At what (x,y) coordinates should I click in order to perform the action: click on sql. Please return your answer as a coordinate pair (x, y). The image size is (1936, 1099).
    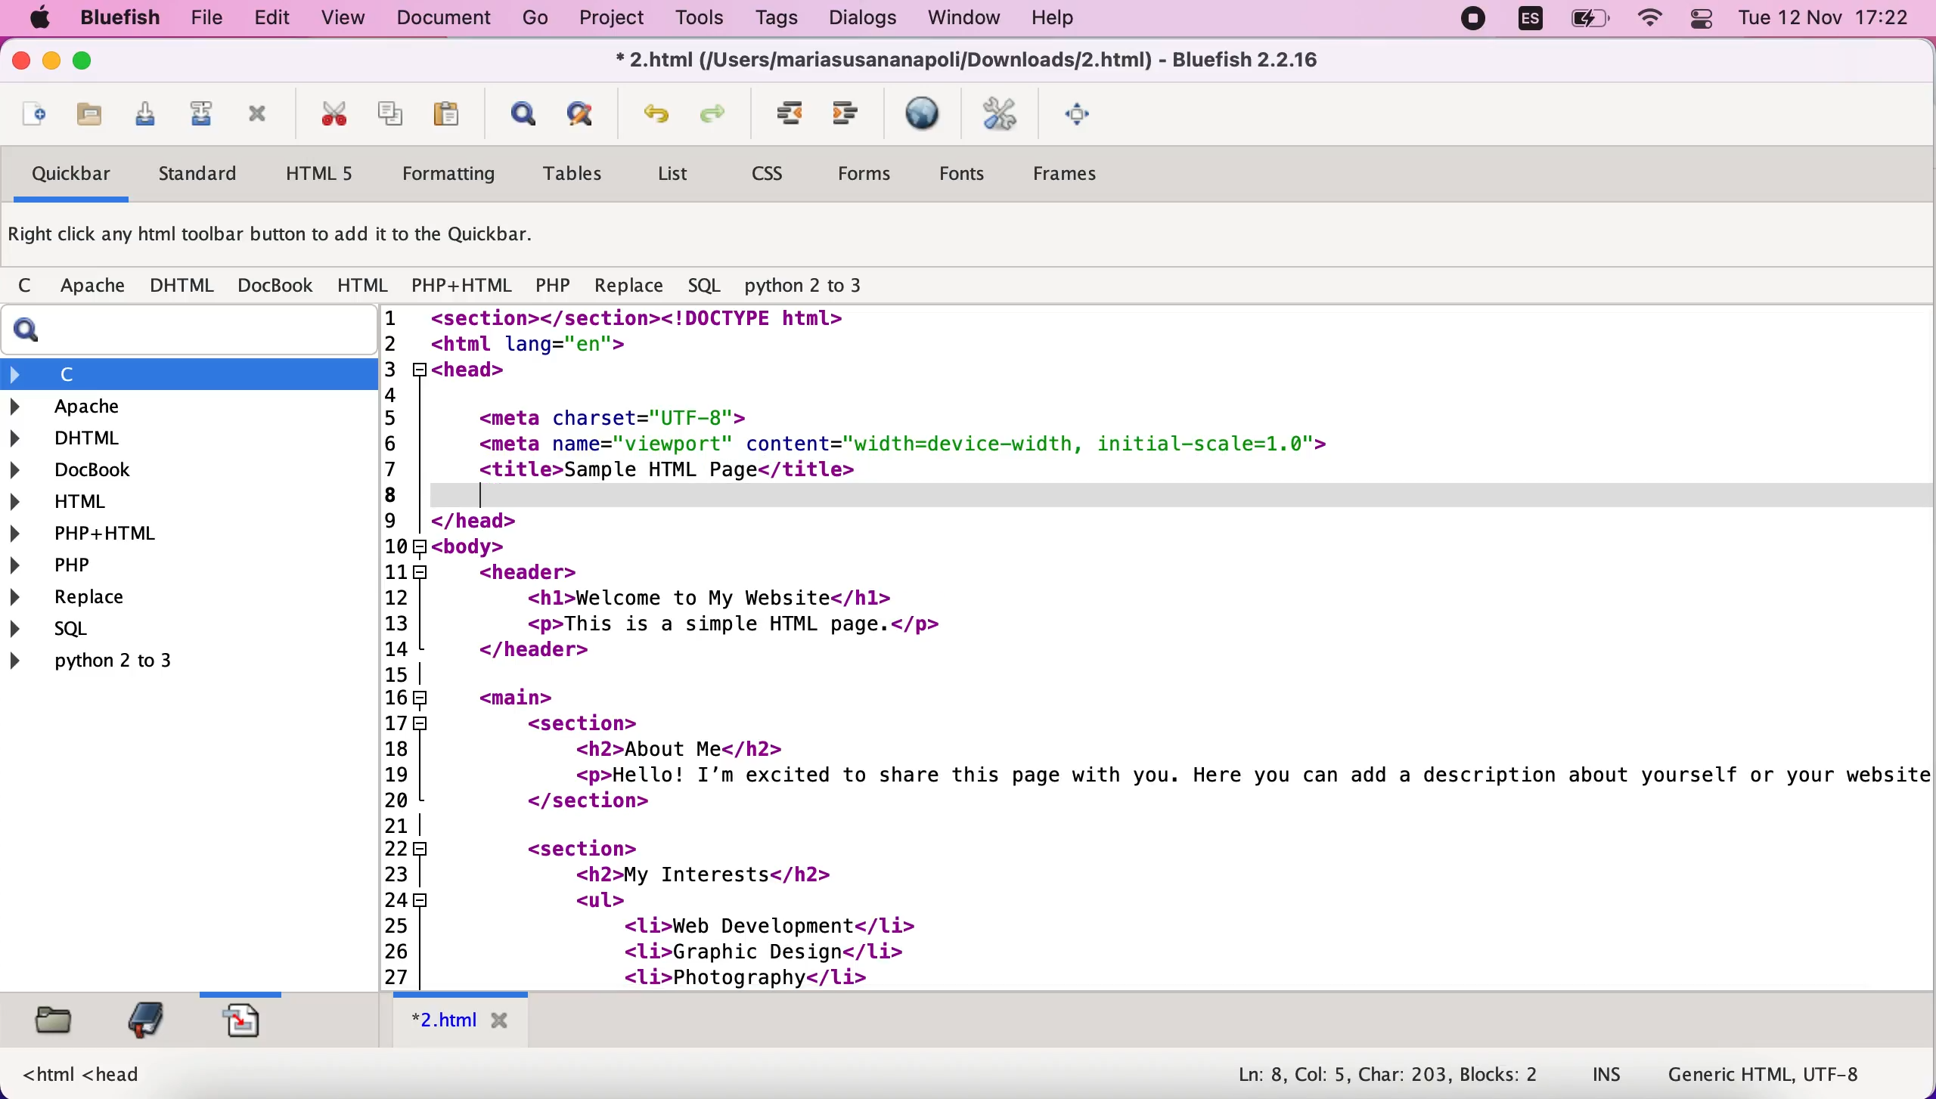
    Looking at the image, I should click on (116, 633).